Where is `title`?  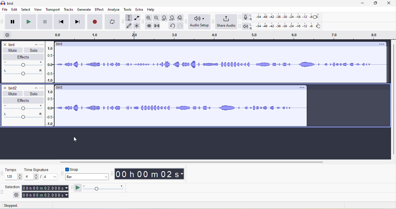
title is located at coordinates (12, 3).